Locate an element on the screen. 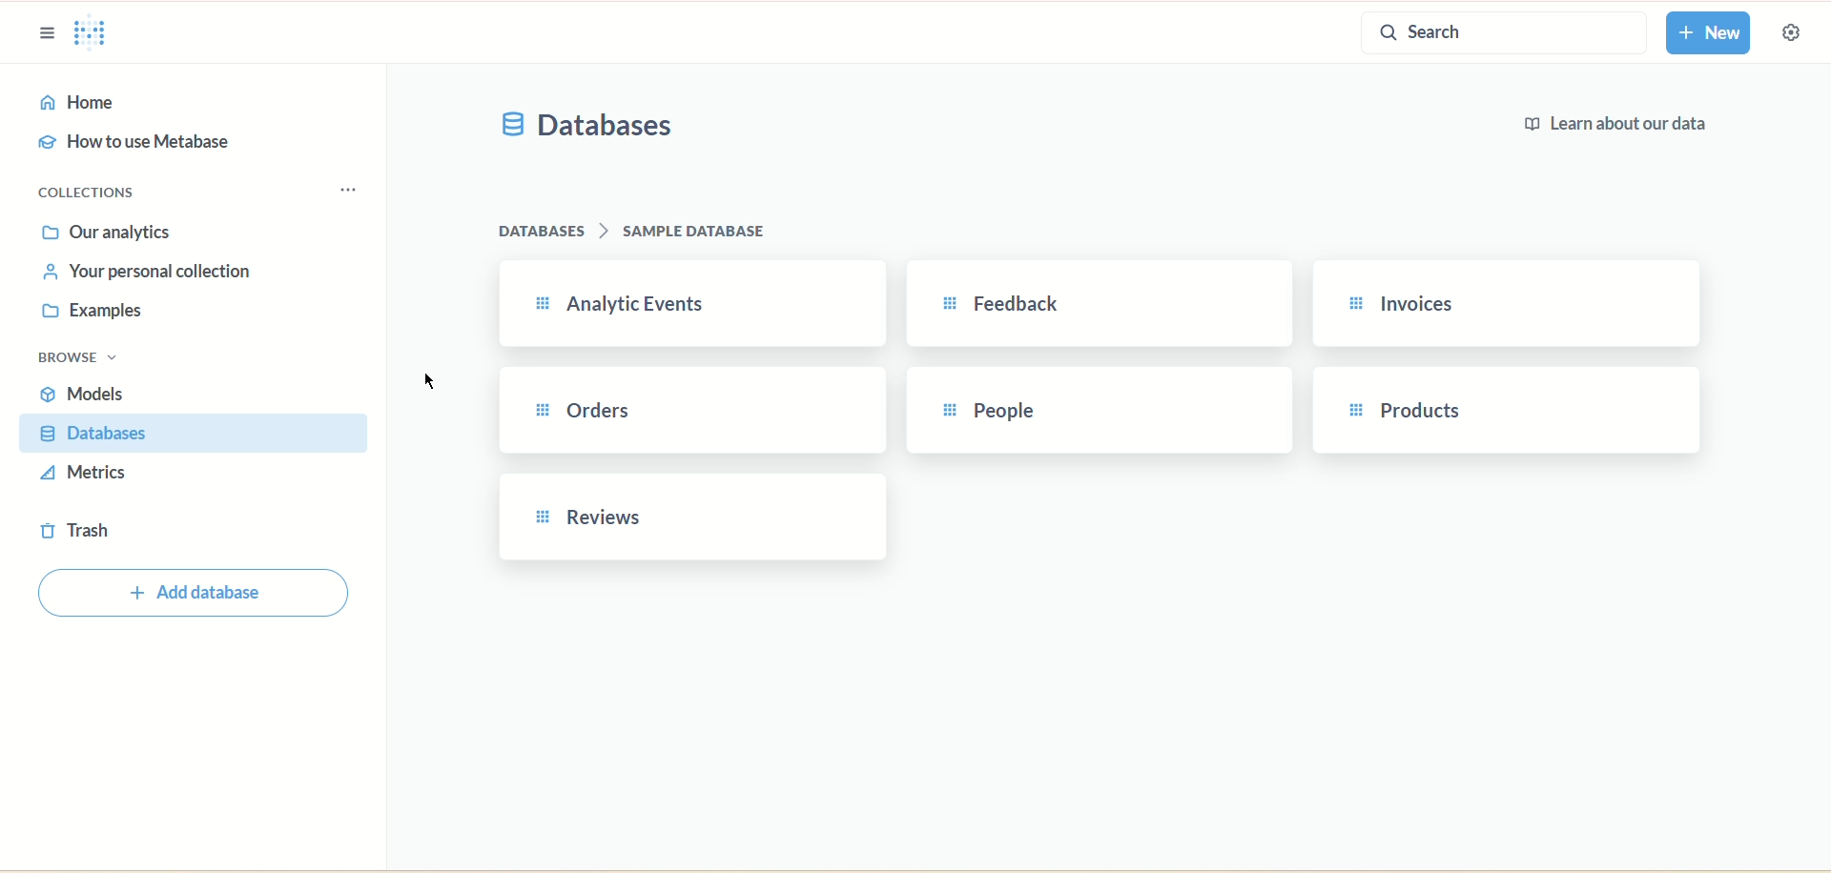 This screenshot has width=1831, height=873. reviews is located at coordinates (686, 522).